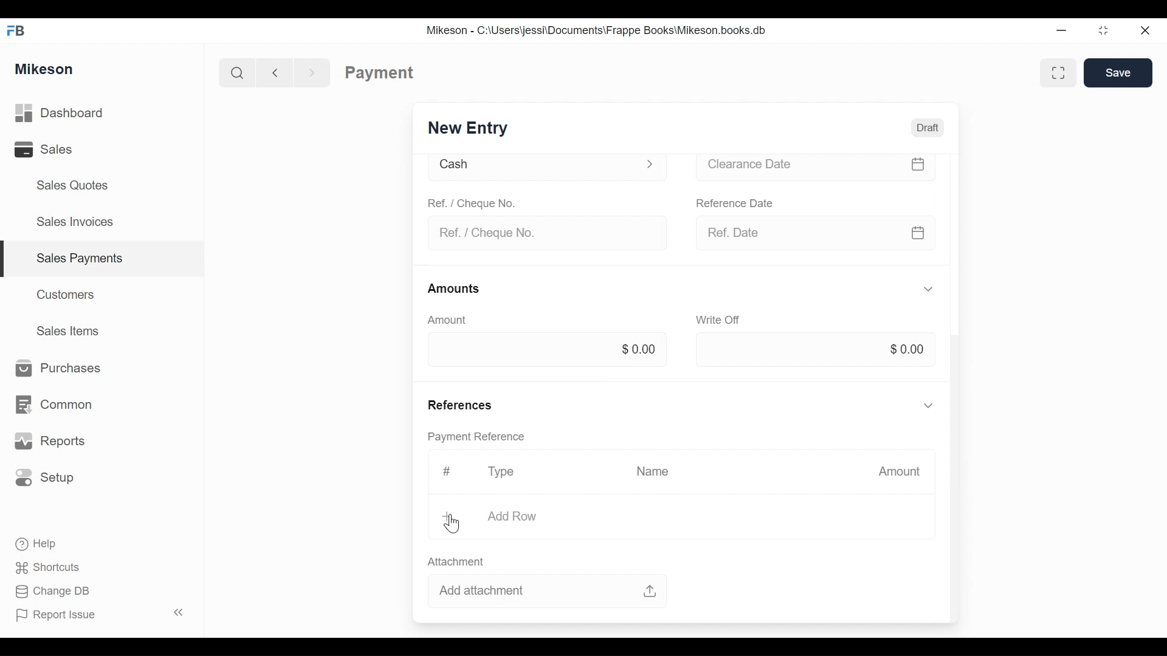 The width and height of the screenshot is (1167, 656). I want to click on Save, so click(1120, 73).